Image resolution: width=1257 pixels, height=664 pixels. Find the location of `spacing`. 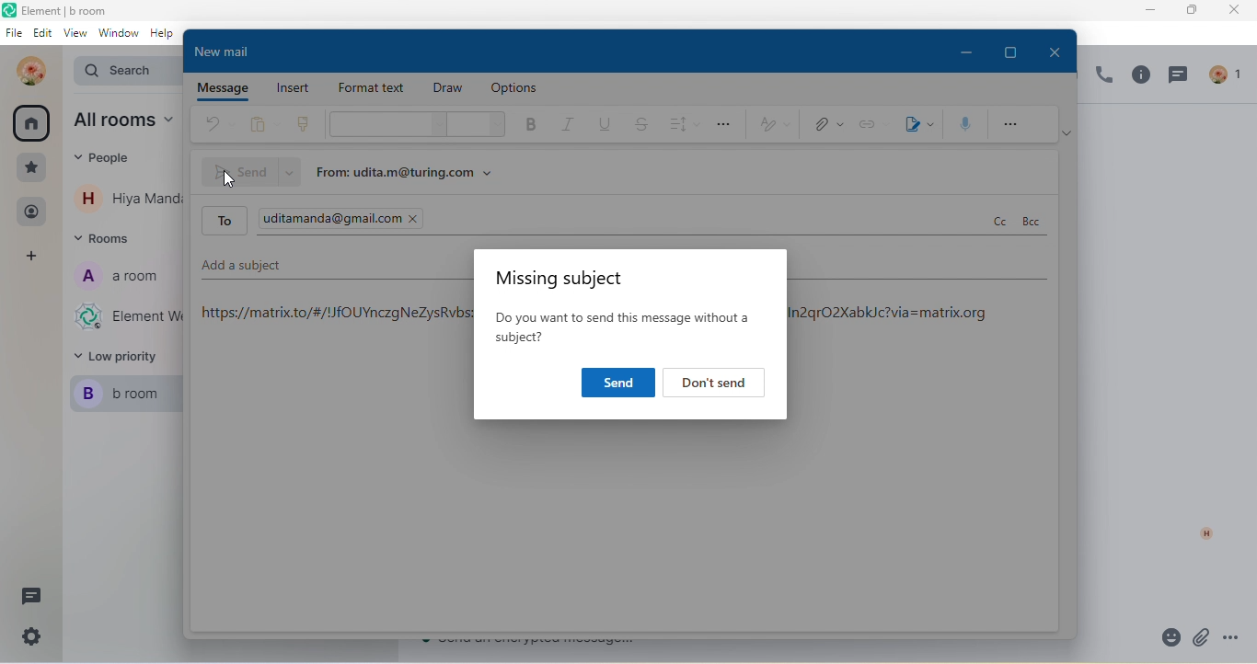

spacing is located at coordinates (683, 124).